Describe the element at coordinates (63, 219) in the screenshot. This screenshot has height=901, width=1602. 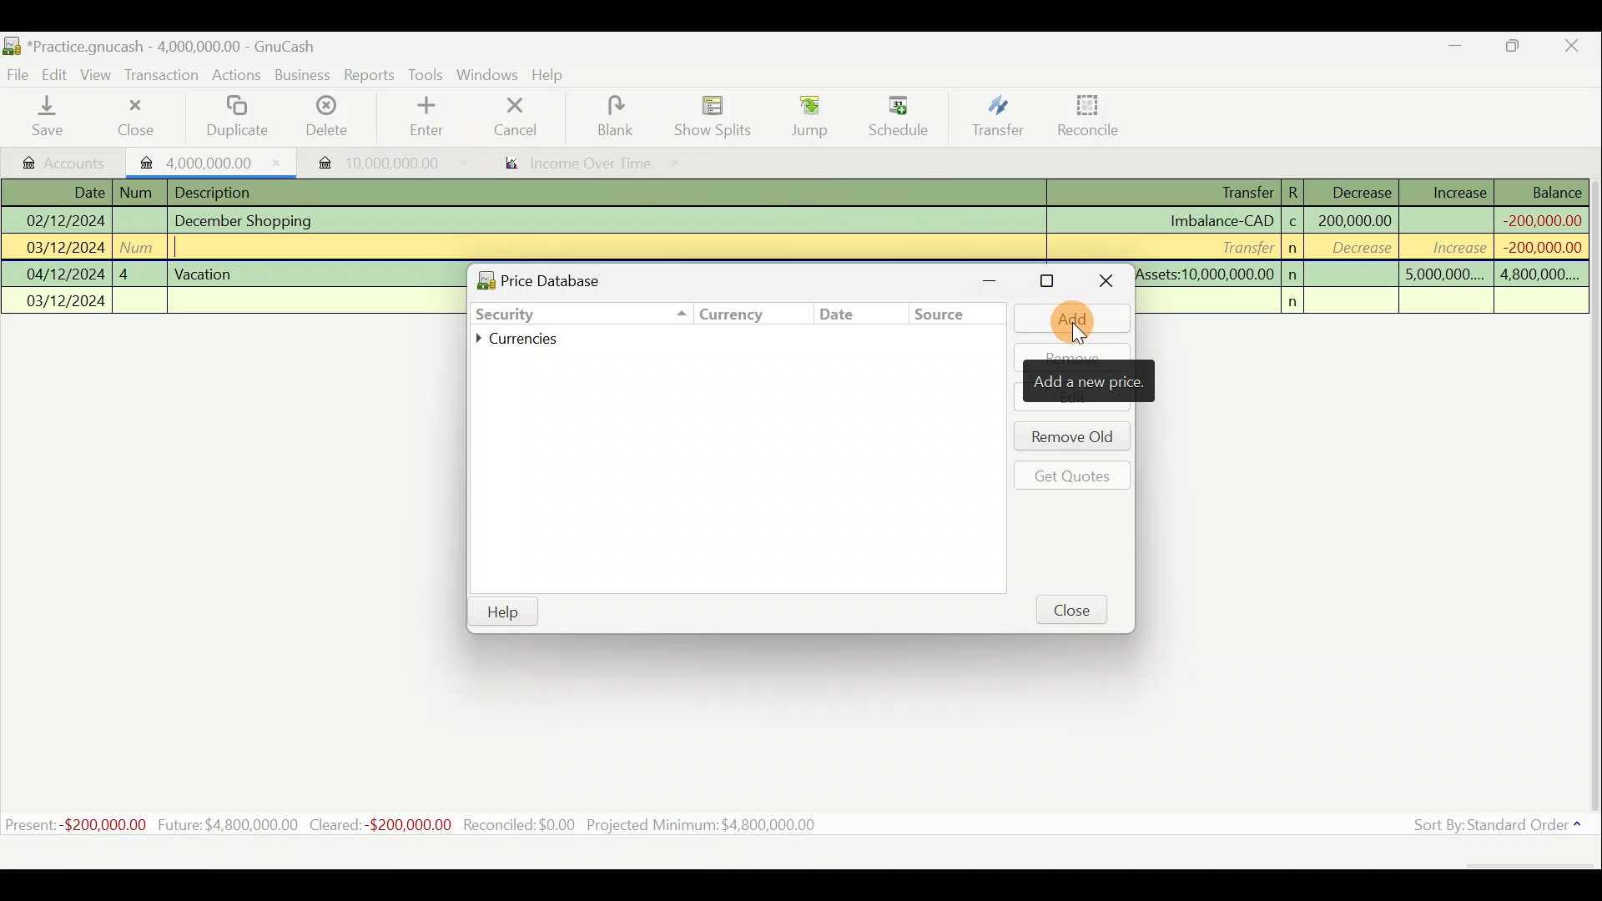
I see `02/12/2024` at that location.